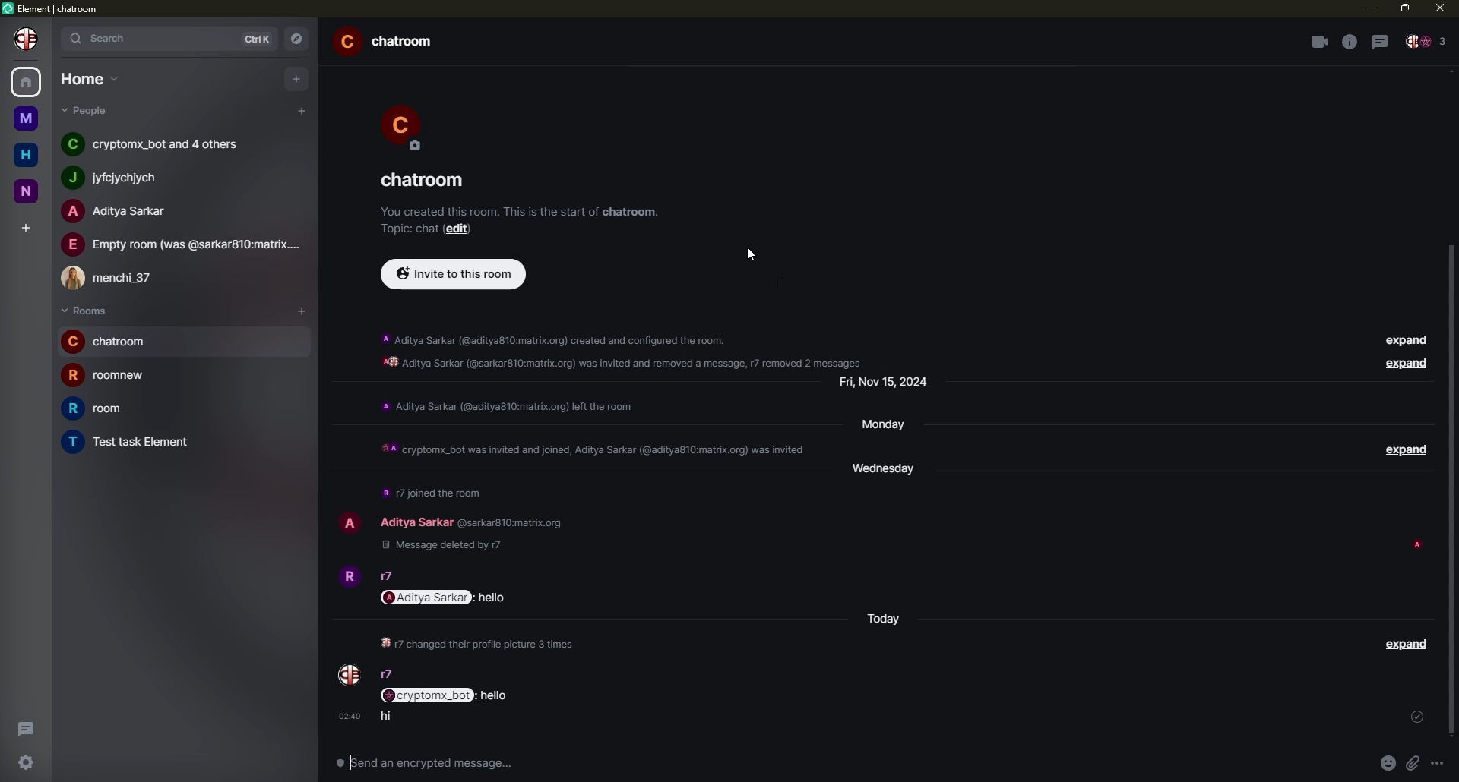  I want to click on home, so click(88, 77).